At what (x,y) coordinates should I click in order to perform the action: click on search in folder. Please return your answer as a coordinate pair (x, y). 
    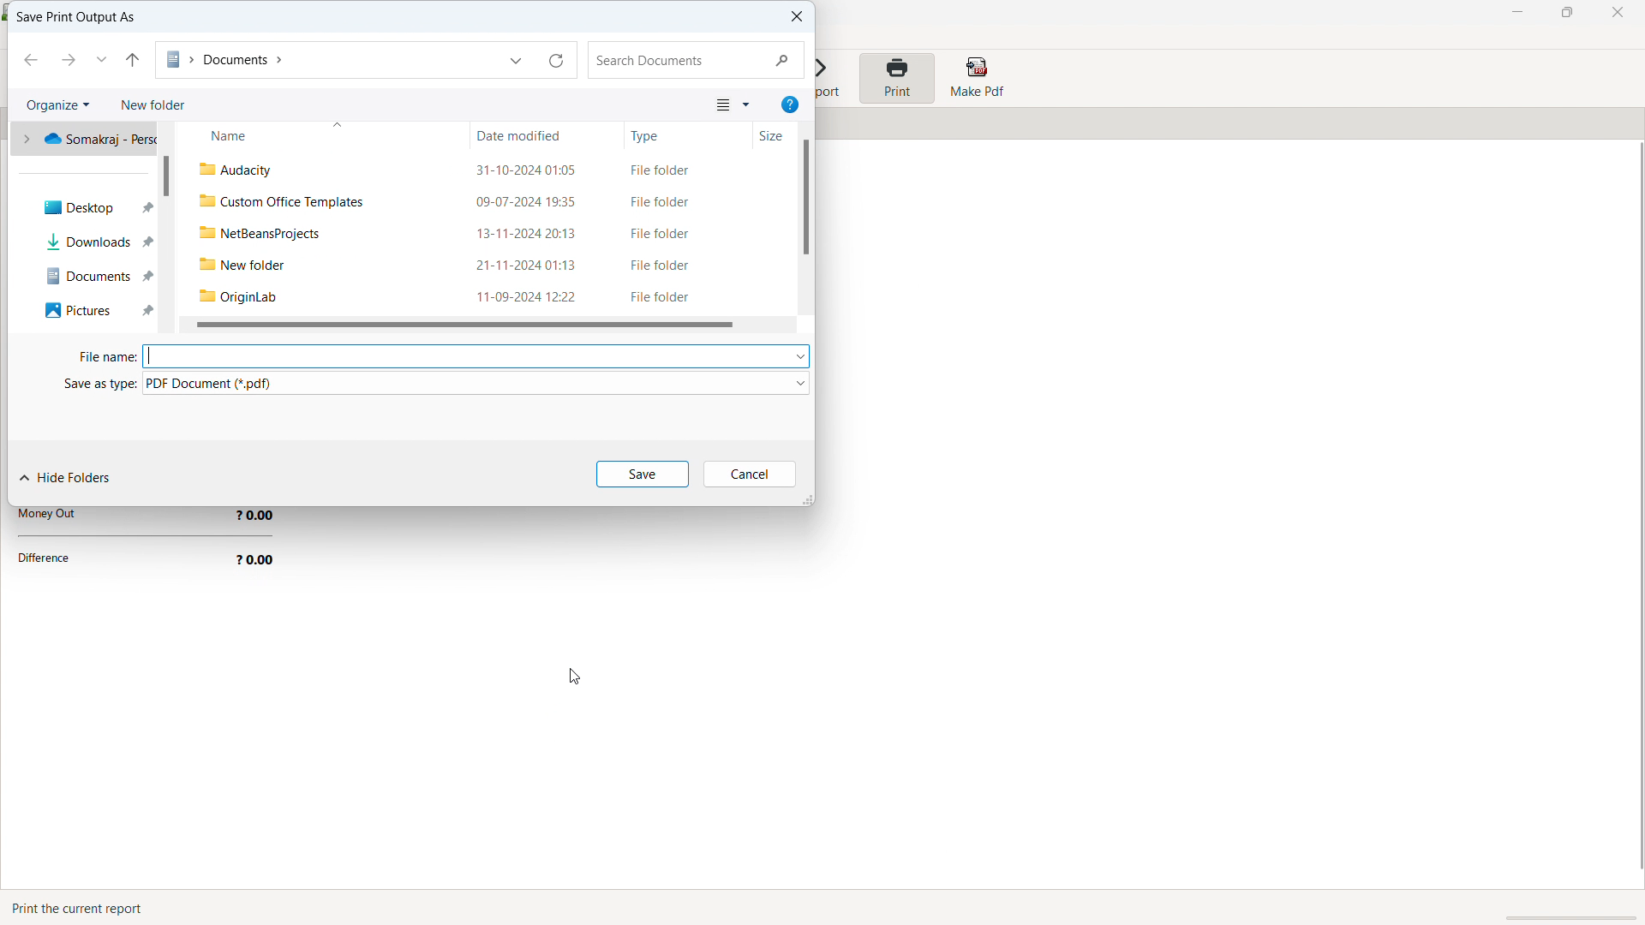
    Looking at the image, I should click on (696, 60).